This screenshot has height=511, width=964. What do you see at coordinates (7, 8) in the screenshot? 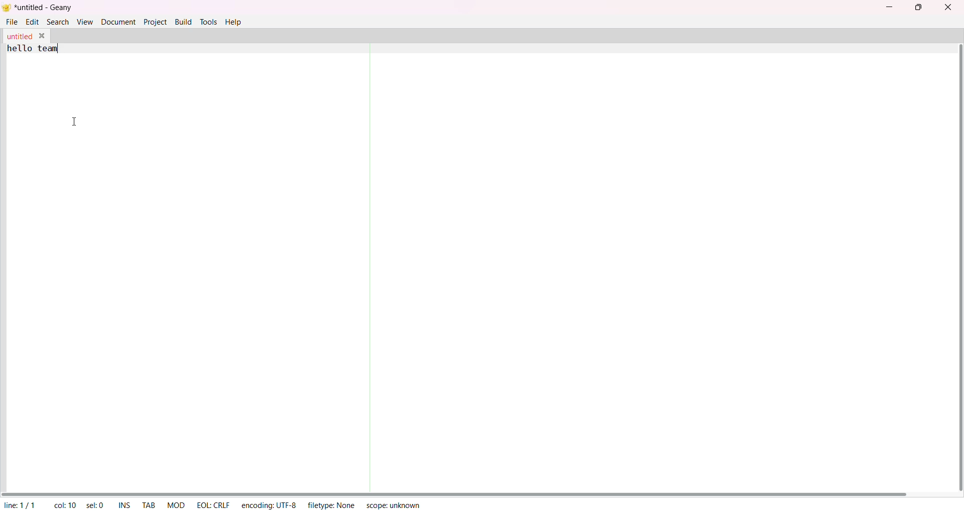
I see `logo` at bounding box center [7, 8].